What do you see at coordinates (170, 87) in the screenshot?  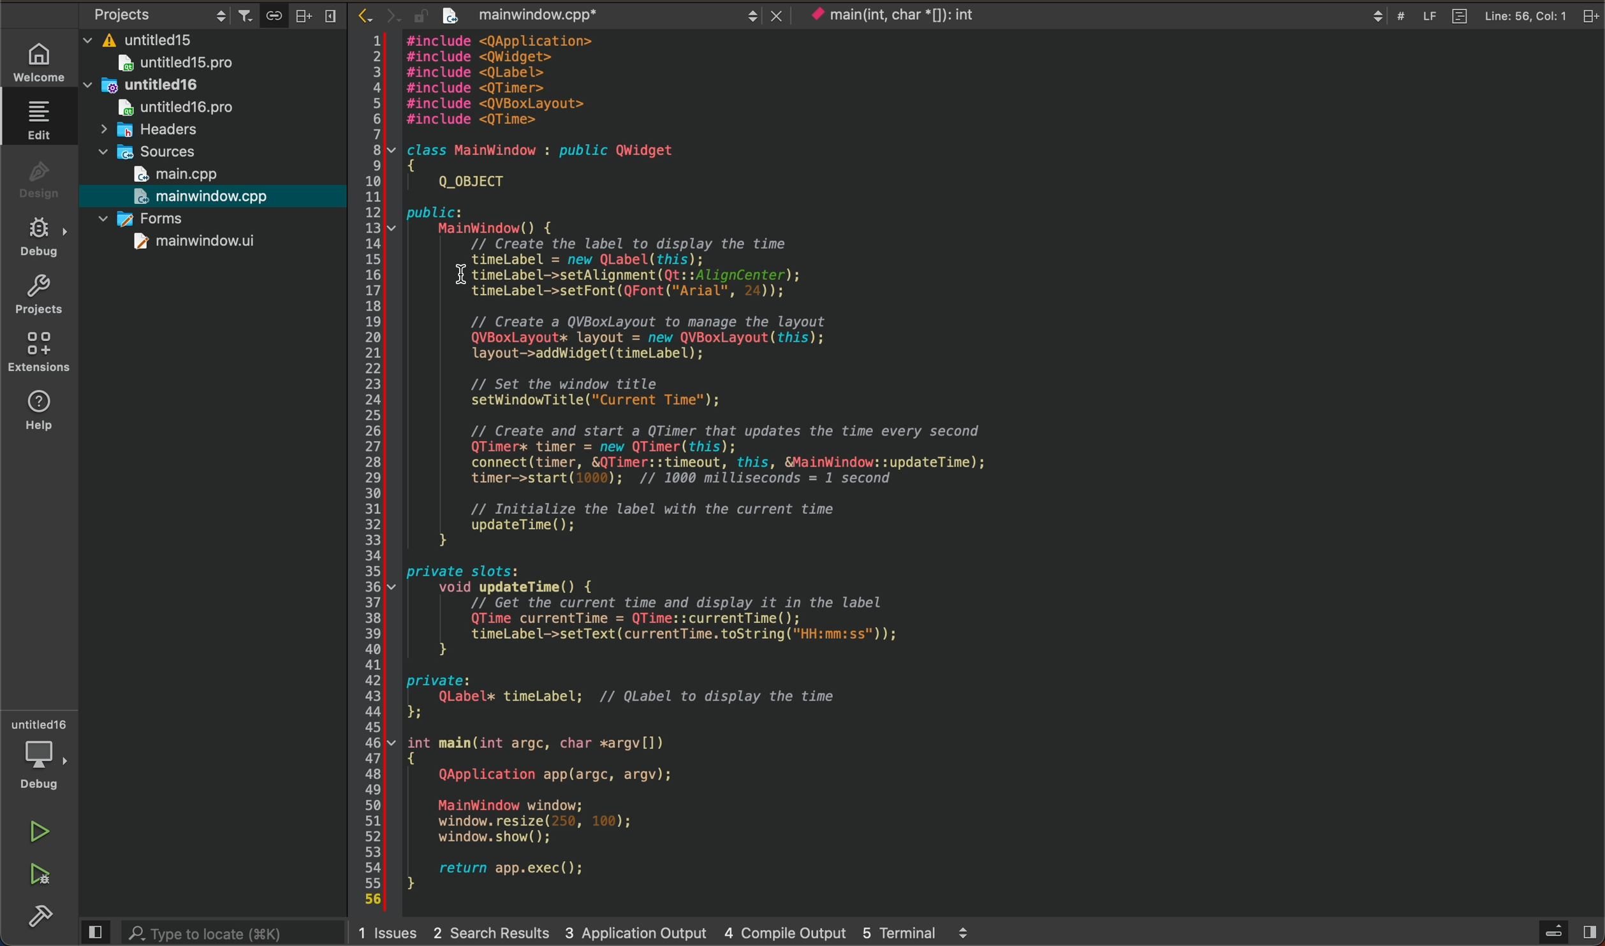 I see `untitled16` at bounding box center [170, 87].